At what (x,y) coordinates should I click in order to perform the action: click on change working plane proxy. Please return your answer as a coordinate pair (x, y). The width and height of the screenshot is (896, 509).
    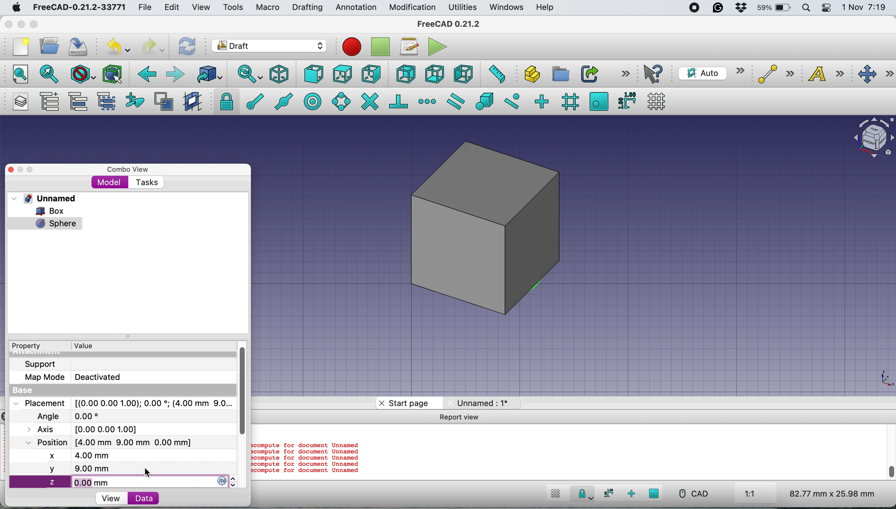
    Looking at the image, I should click on (191, 102).